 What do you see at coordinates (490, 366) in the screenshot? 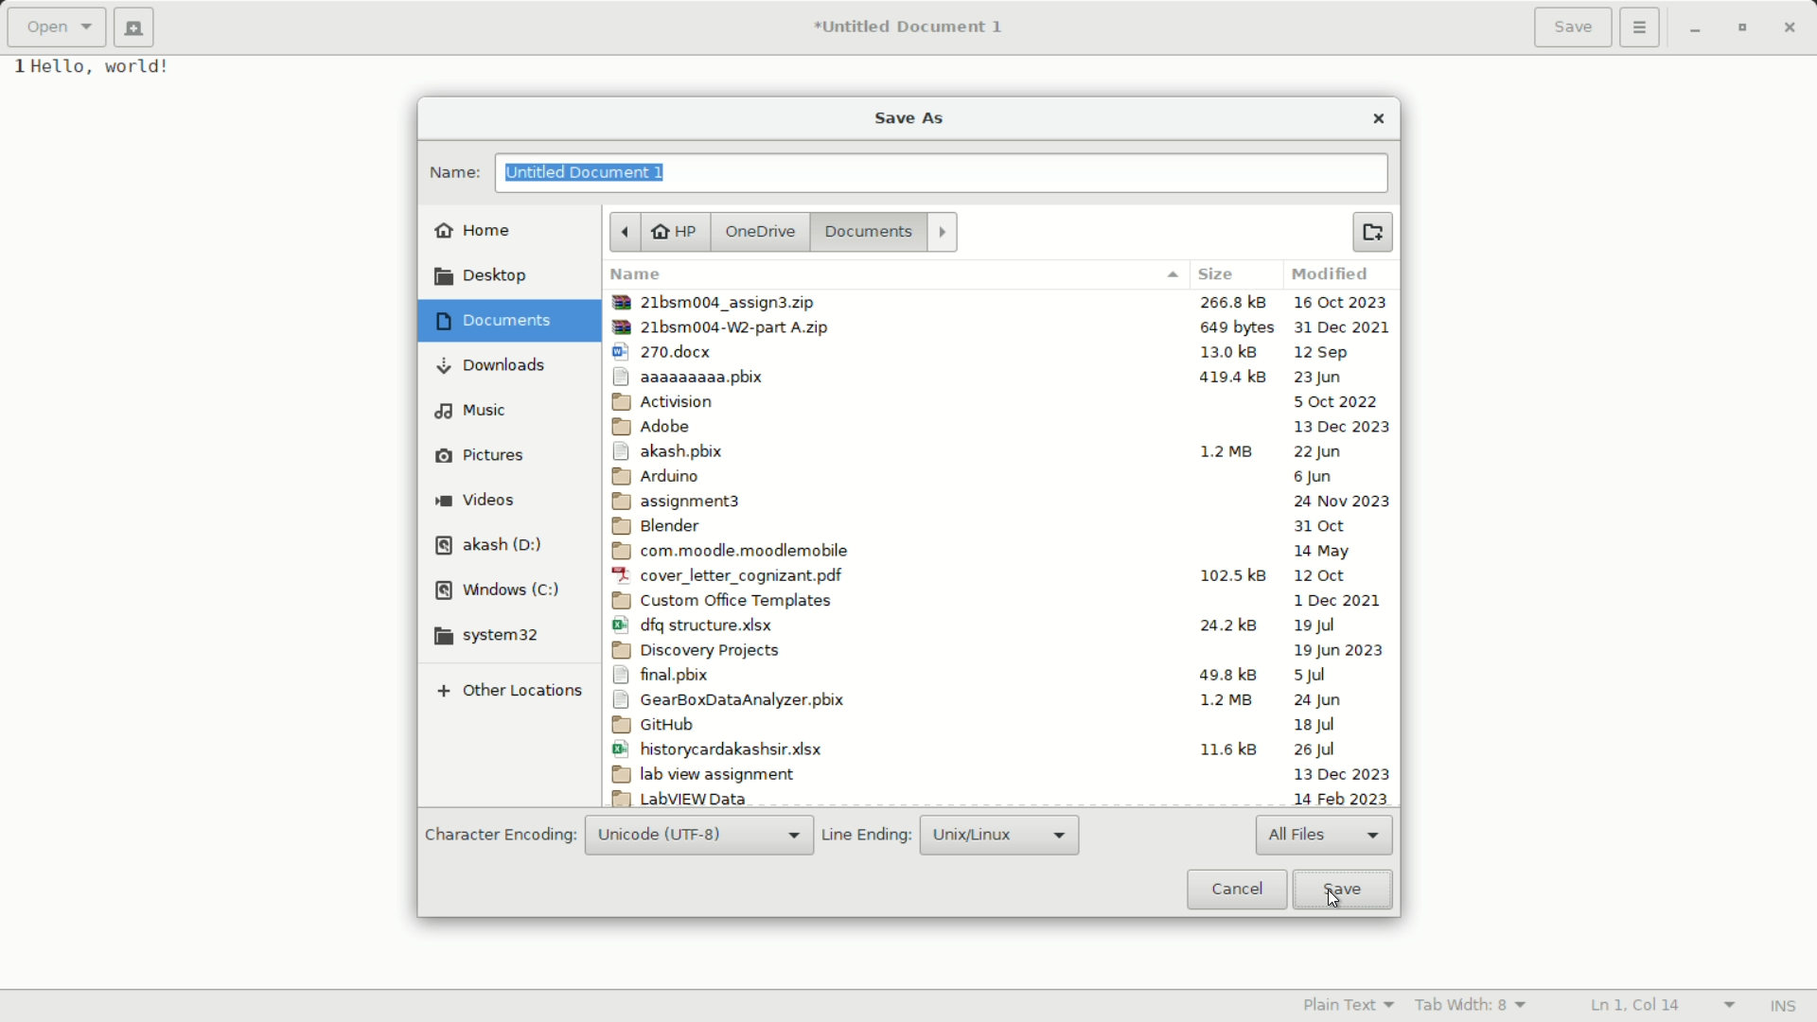
I see `downloads` at bounding box center [490, 366].